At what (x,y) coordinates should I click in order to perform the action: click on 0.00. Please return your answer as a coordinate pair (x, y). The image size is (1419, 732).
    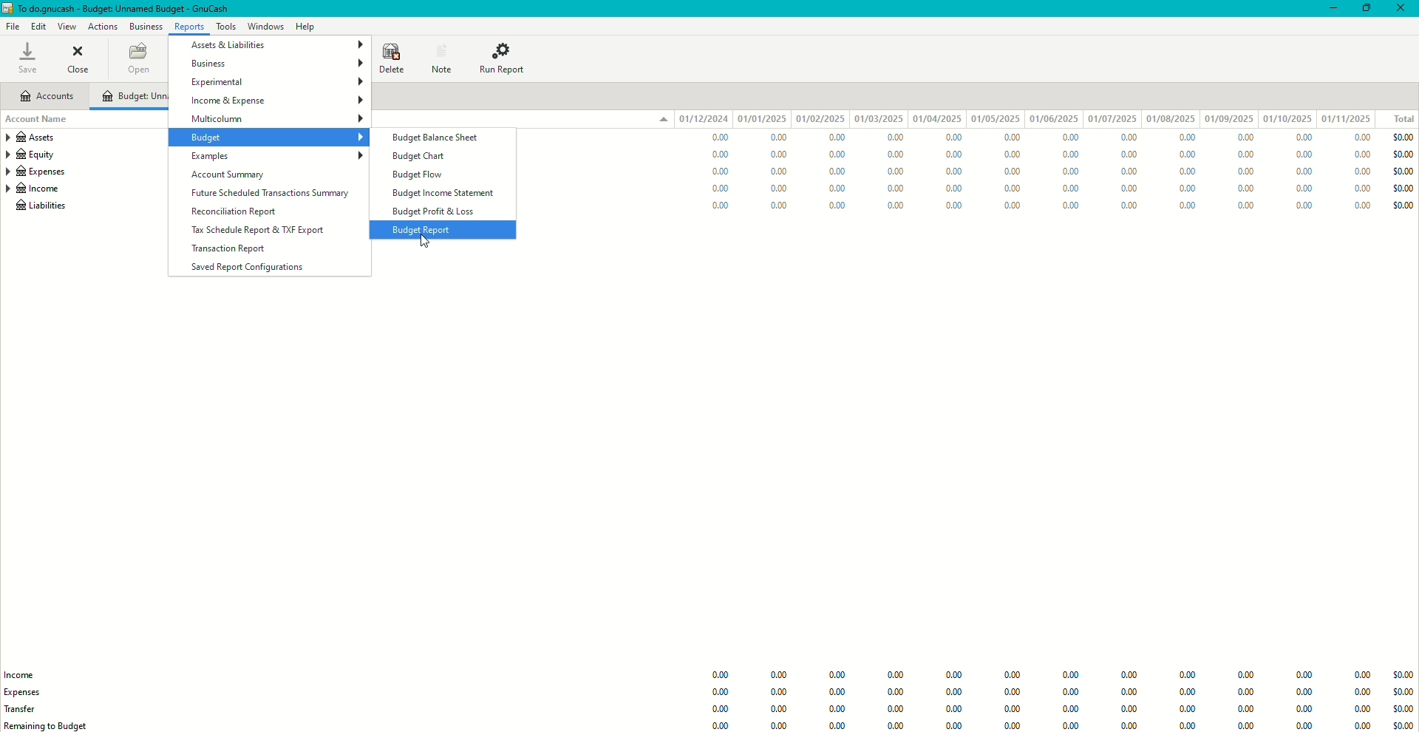
    Looking at the image, I should click on (1360, 674).